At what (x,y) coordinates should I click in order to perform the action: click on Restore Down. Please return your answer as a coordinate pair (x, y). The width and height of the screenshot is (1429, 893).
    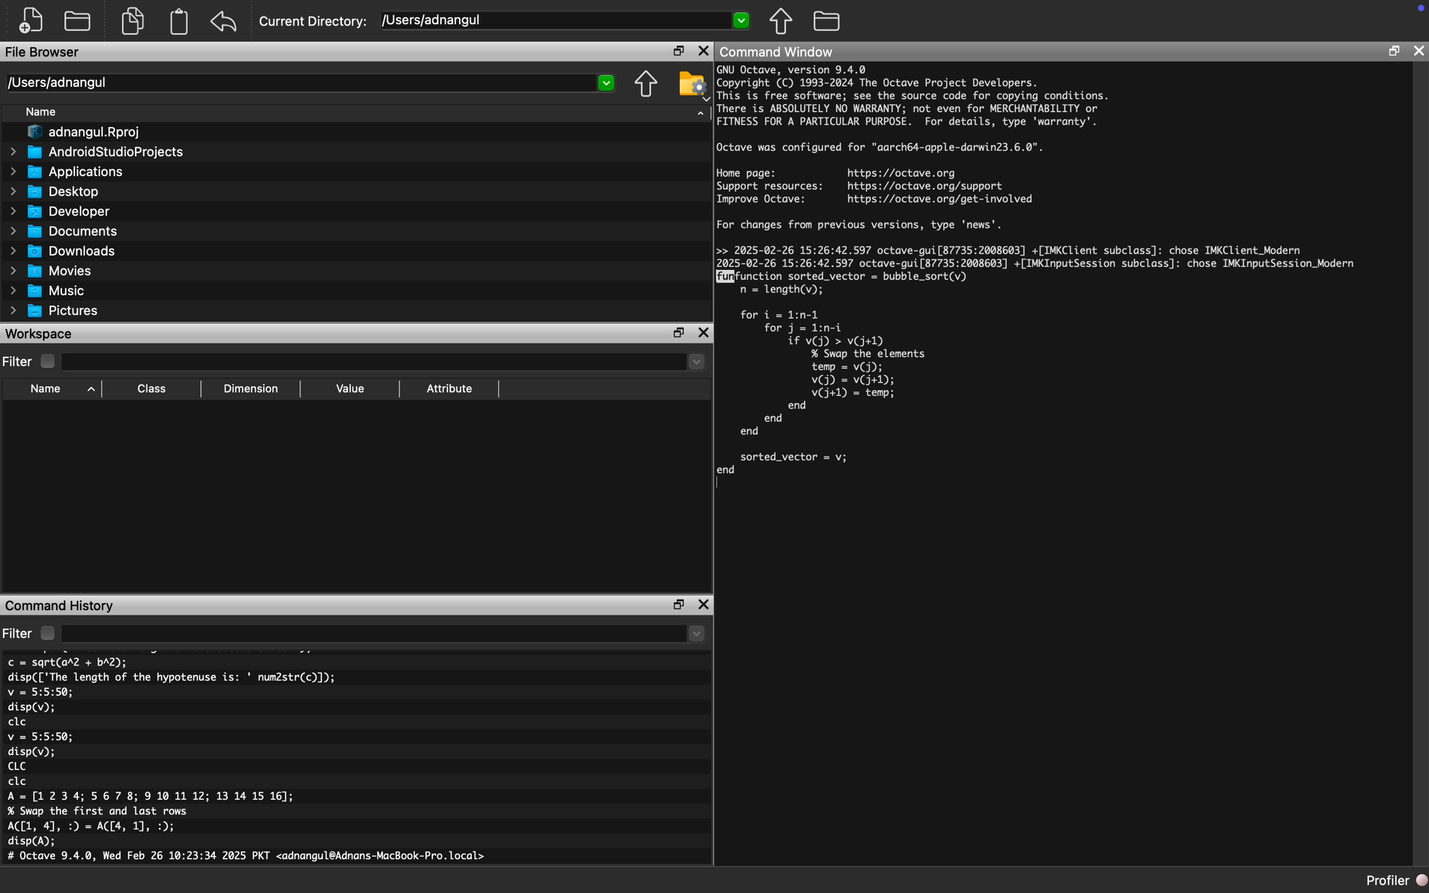
    Looking at the image, I should click on (678, 334).